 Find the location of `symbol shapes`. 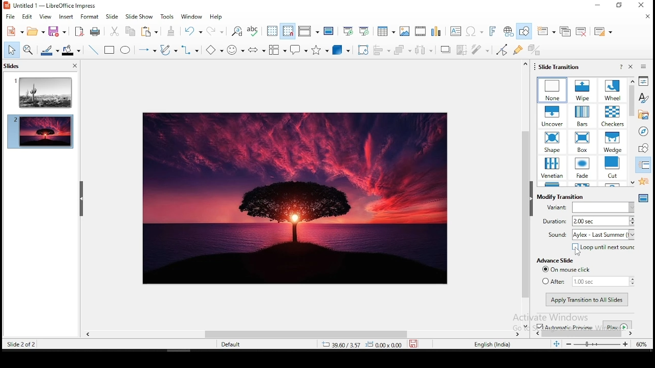

symbol shapes is located at coordinates (235, 51).